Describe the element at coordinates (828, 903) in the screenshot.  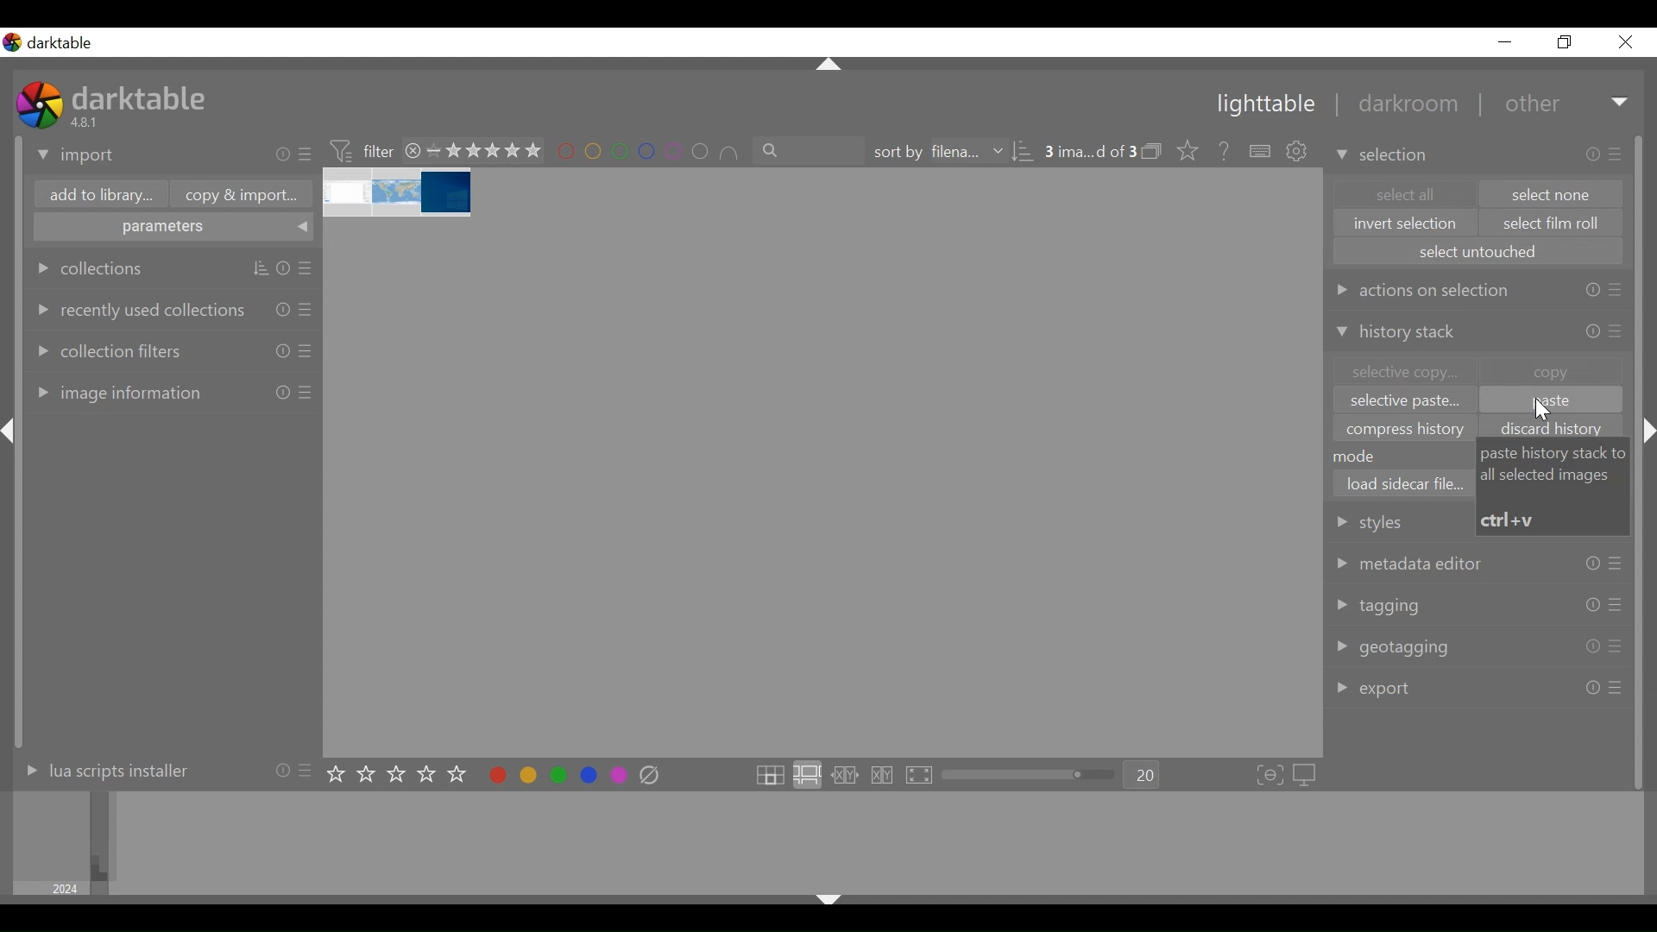
I see `Collapse ` at that location.